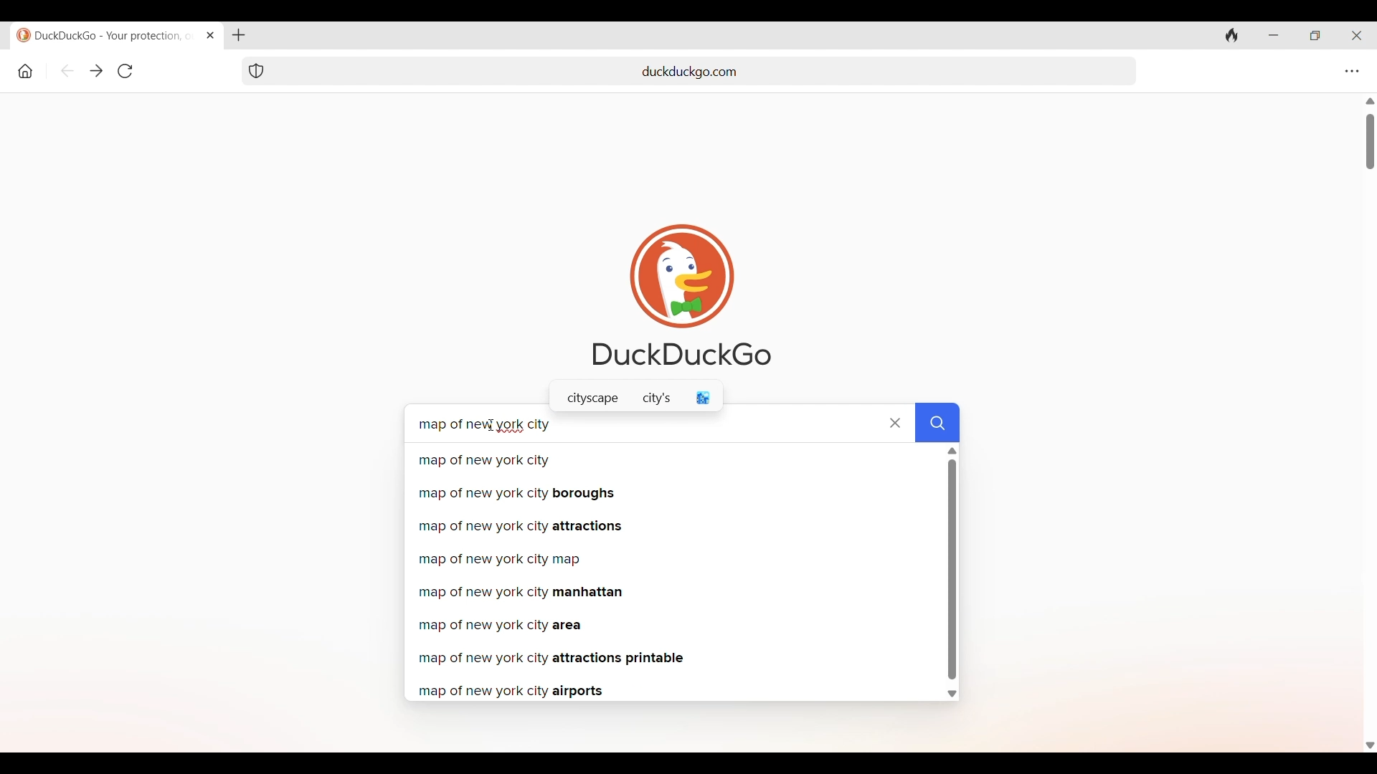 The width and height of the screenshot is (1377, 774). What do you see at coordinates (952, 568) in the screenshot?
I see `Vertical slide bar` at bounding box center [952, 568].